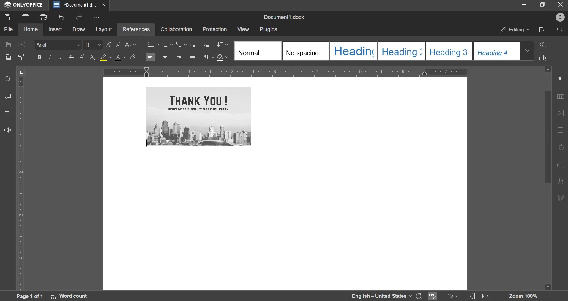  Describe the element at coordinates (487, 297) in the screenshot. I see `fit` at that location.